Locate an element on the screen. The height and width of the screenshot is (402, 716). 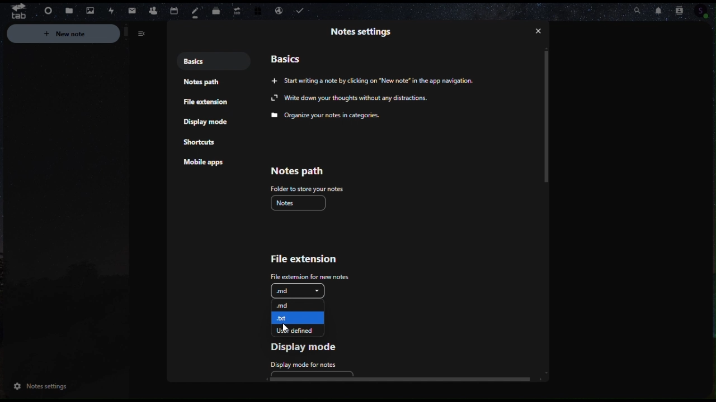
Notifications is located at coordinates (661, 11).